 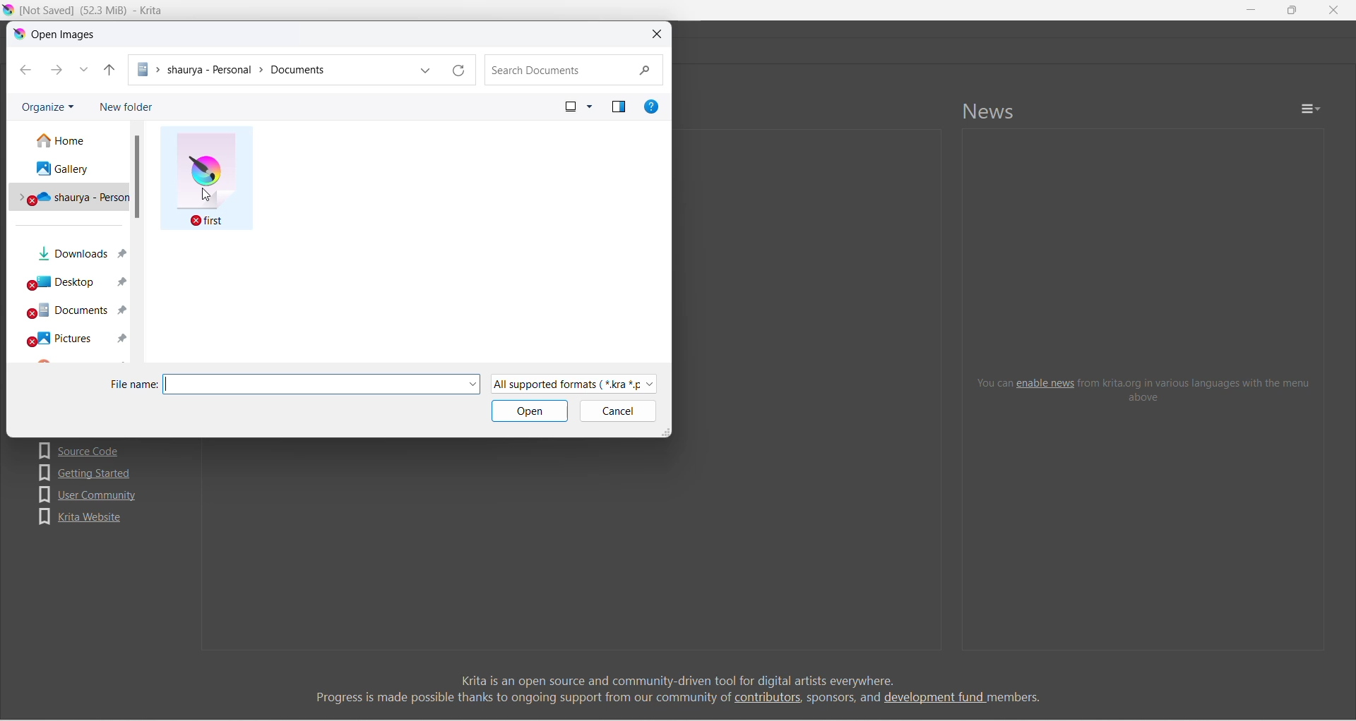 I want to click on maximize, so click(x=1291, y=10).